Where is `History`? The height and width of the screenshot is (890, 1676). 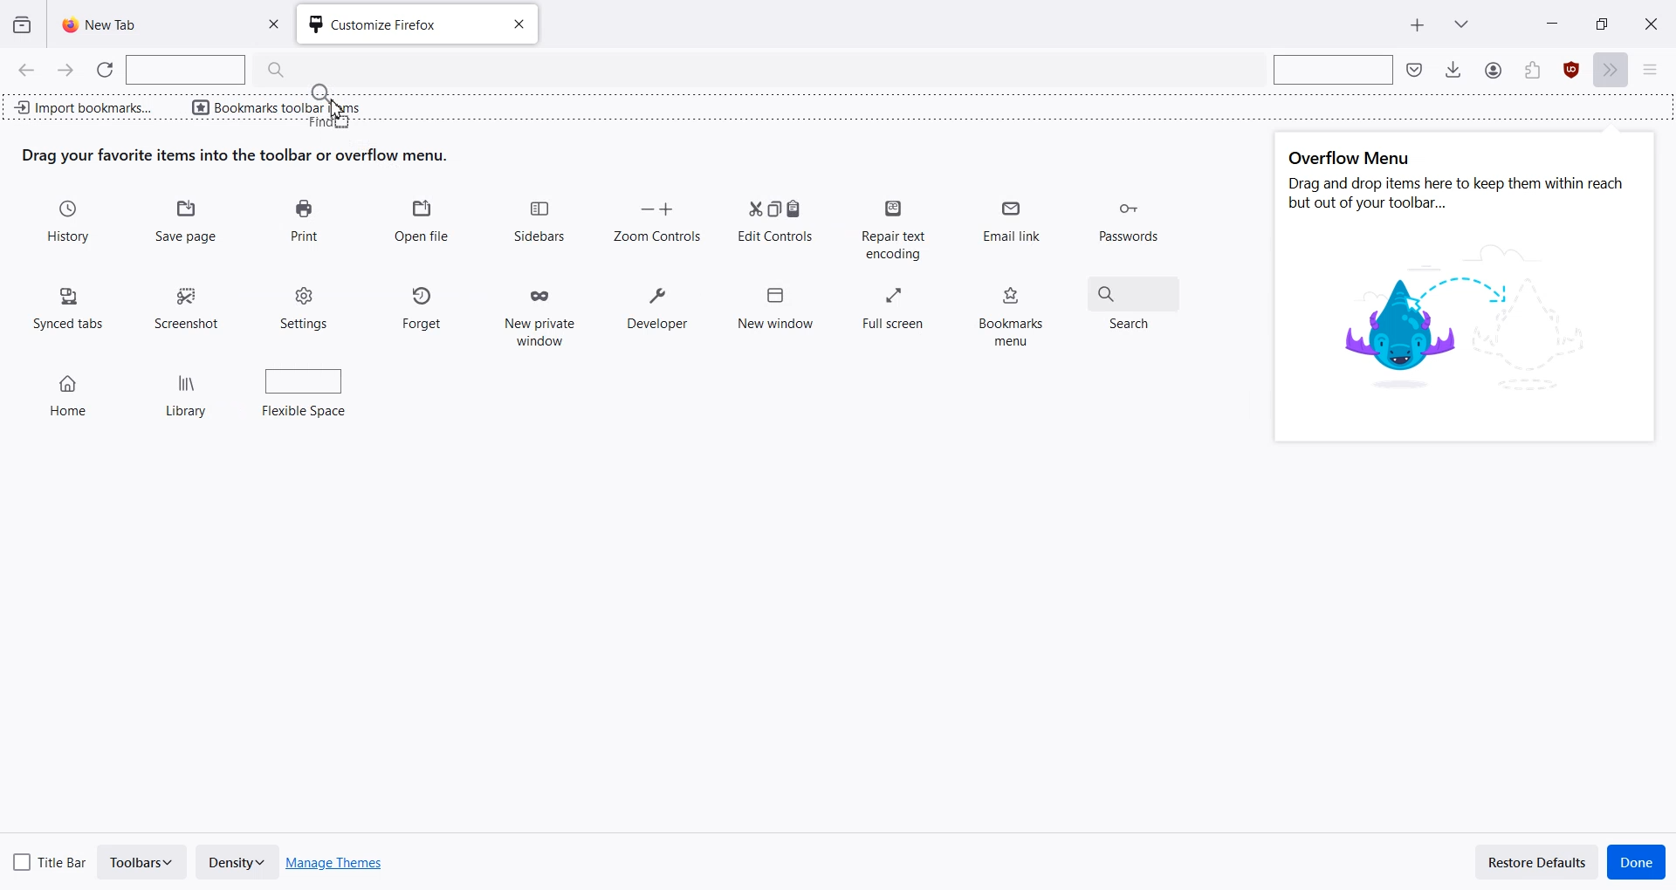
History is located at coordinates (71, 222).